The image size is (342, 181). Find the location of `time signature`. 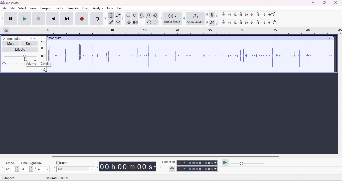

time signature is located at coordinates (32, 163).